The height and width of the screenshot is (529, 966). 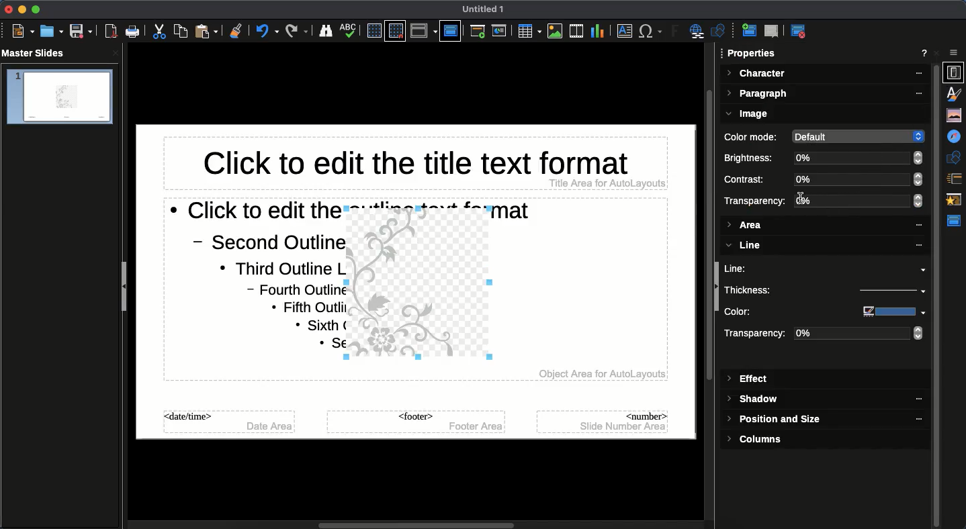 What do you see at coordinates (955, 157) in the screenshot?
I see `Shapes` at bounding box center [955, 157].